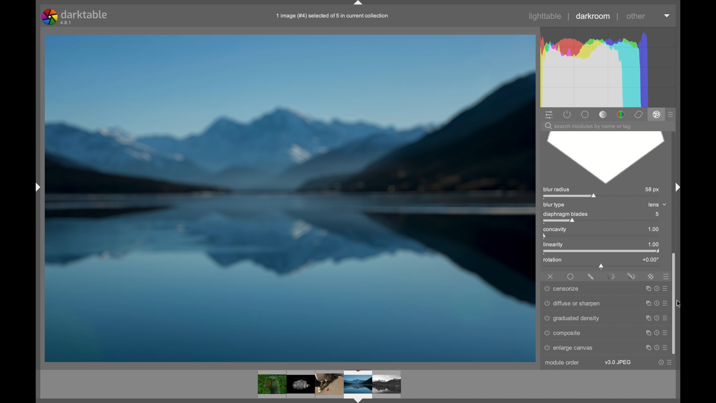 This screenshot has height=403, width=716. Describe the element at coordinates (591, 277) in the screenshot. I see `drawnamsk` at that location.